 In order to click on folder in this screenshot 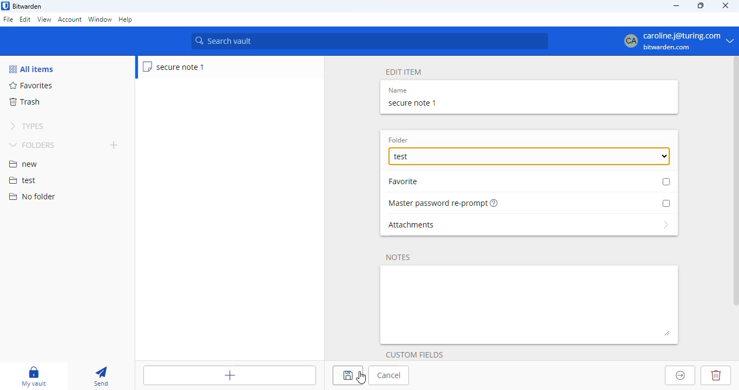, I will do `click(398, 140)`.